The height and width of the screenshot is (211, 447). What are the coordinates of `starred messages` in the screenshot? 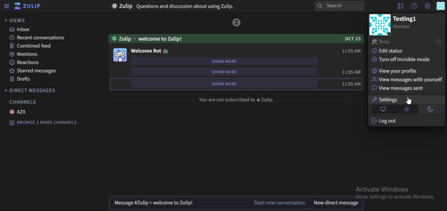 It's located at (35, 71).